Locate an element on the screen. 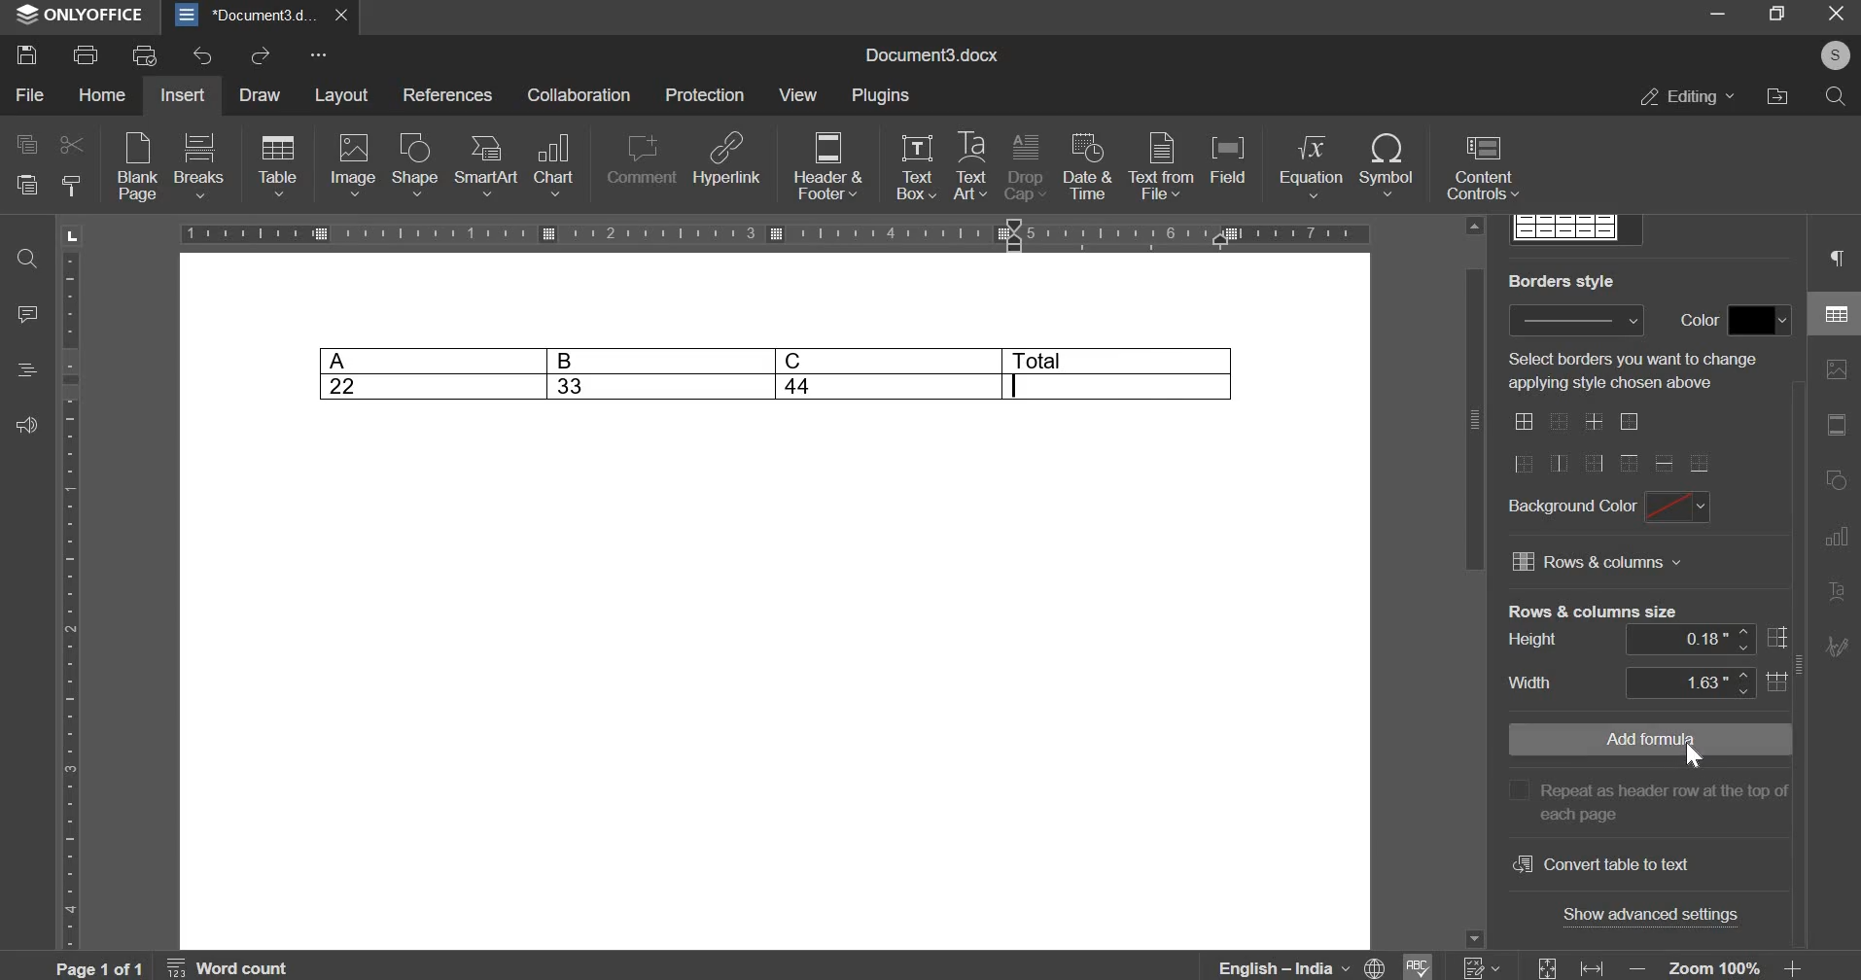 This screenshot has width=1861, height=980. slide settings is located at coordinates (1836, 424).